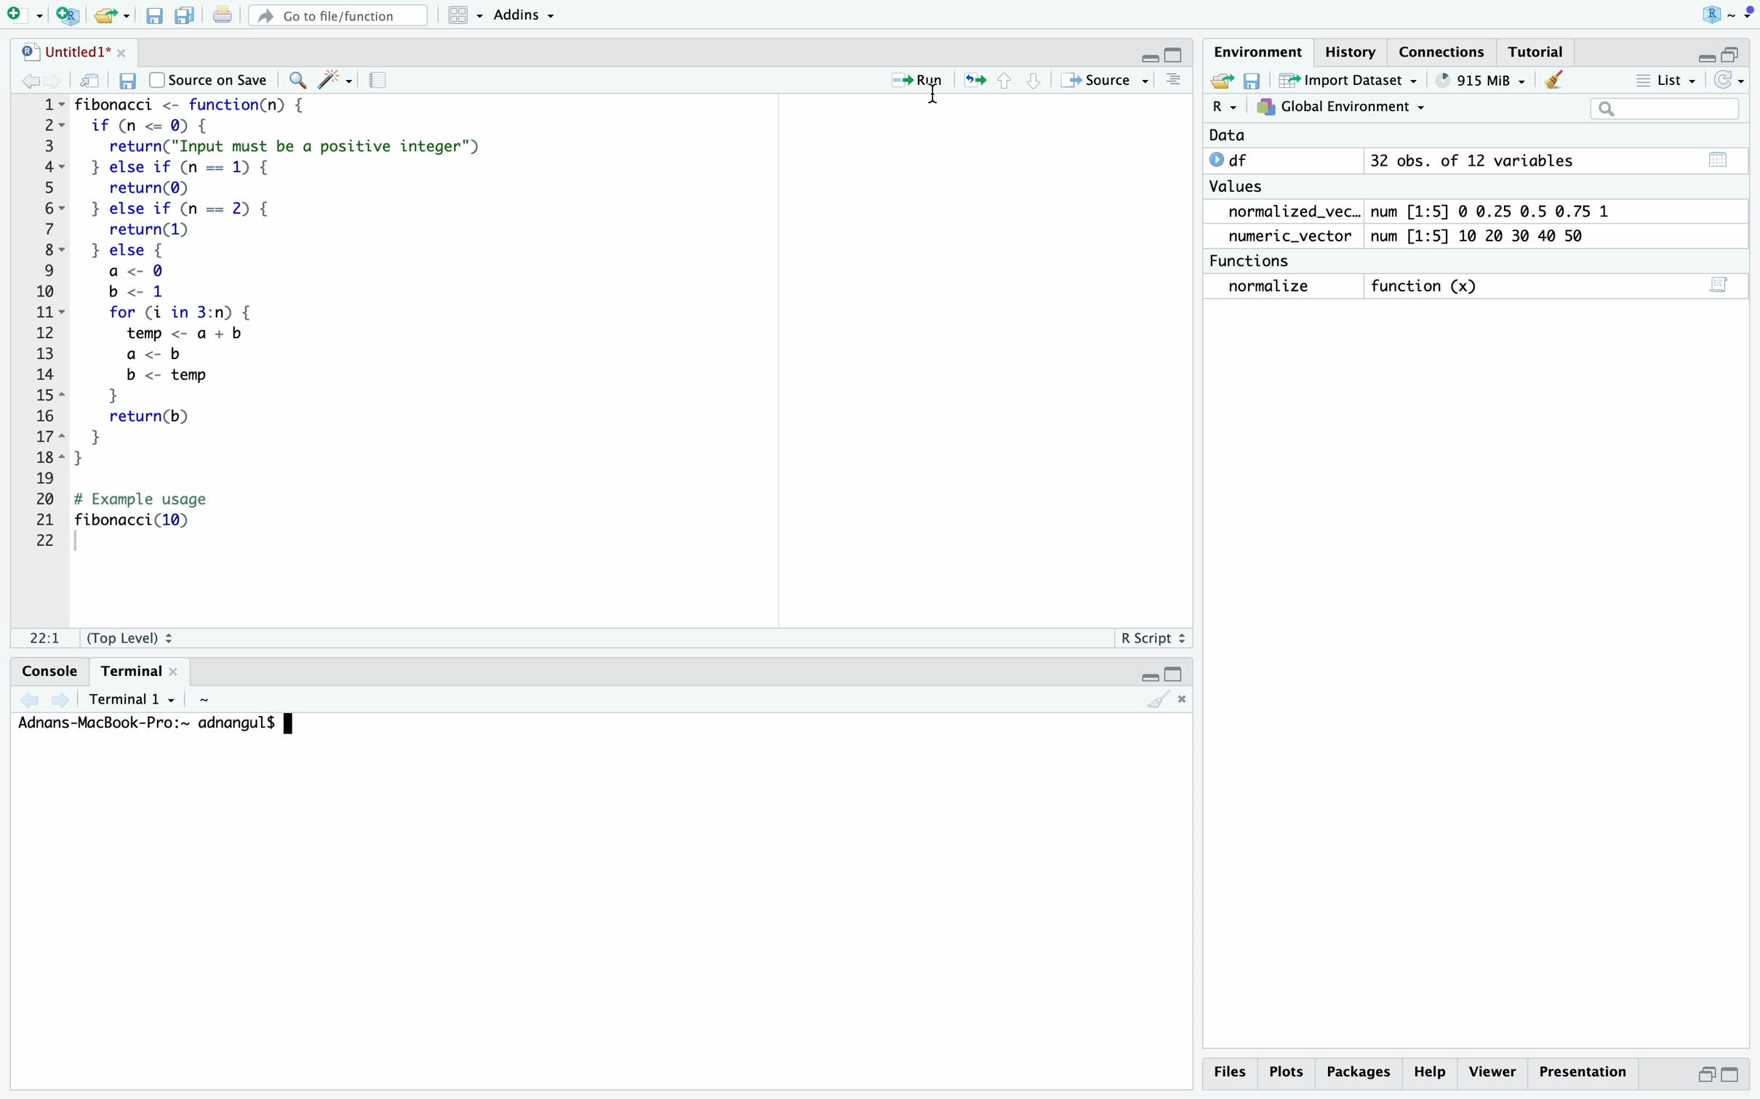 Image resolution: width=1760 pixels, height=1099 pixels. I want to click on show previous terminal, so click(23, 702).